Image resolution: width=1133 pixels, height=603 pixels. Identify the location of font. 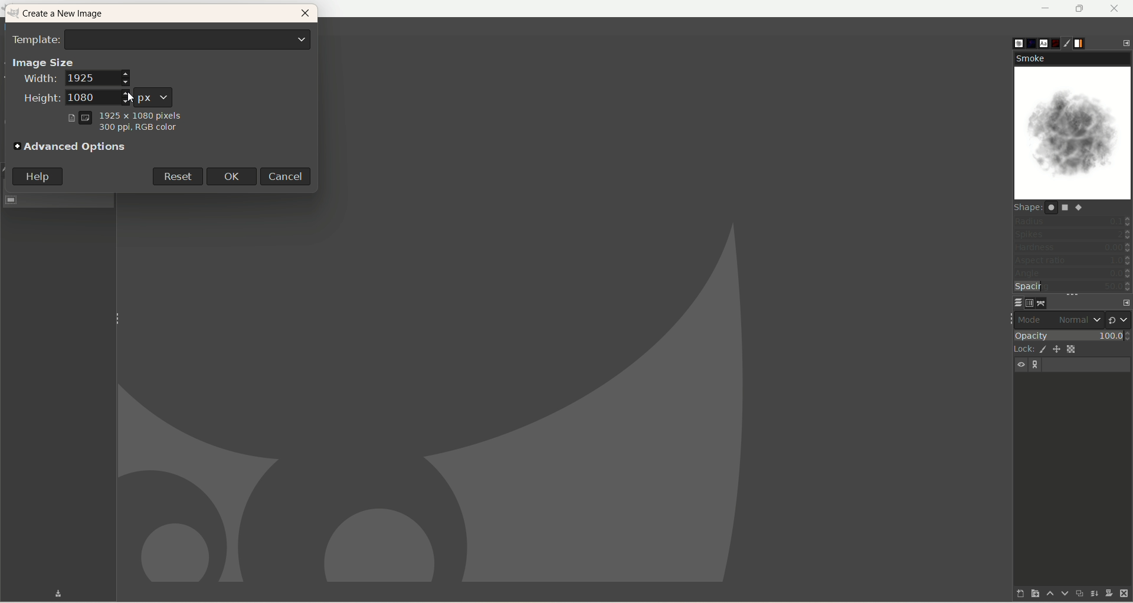
(1041, 42).